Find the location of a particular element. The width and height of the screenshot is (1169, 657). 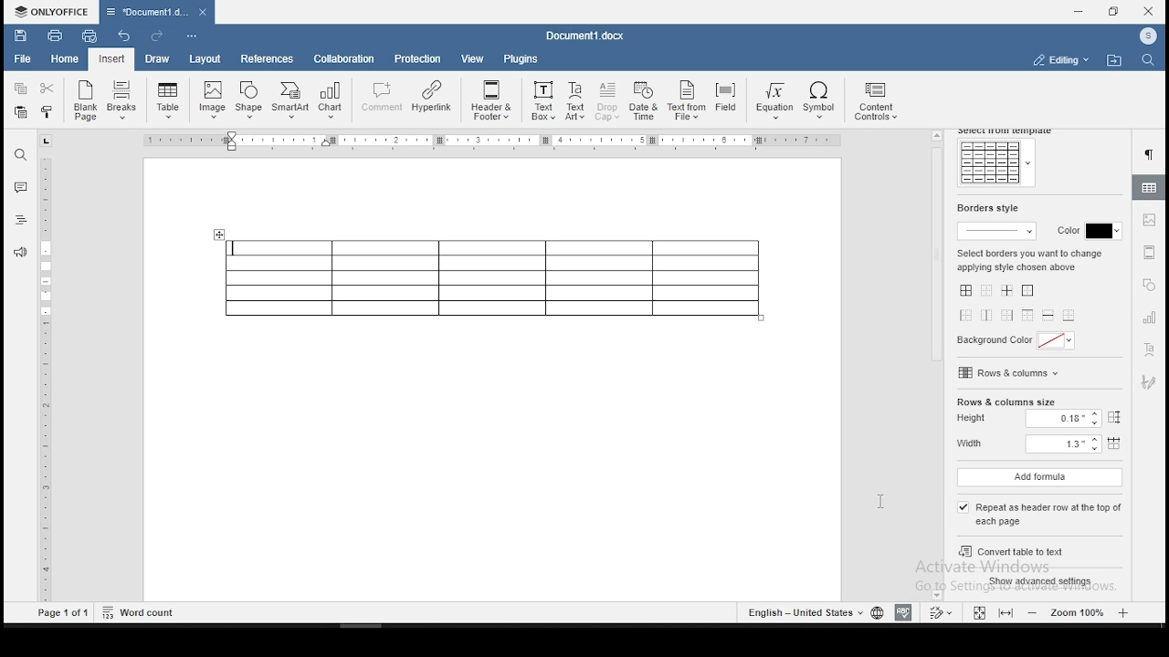

collaboration is located at coordinates (346, 61).